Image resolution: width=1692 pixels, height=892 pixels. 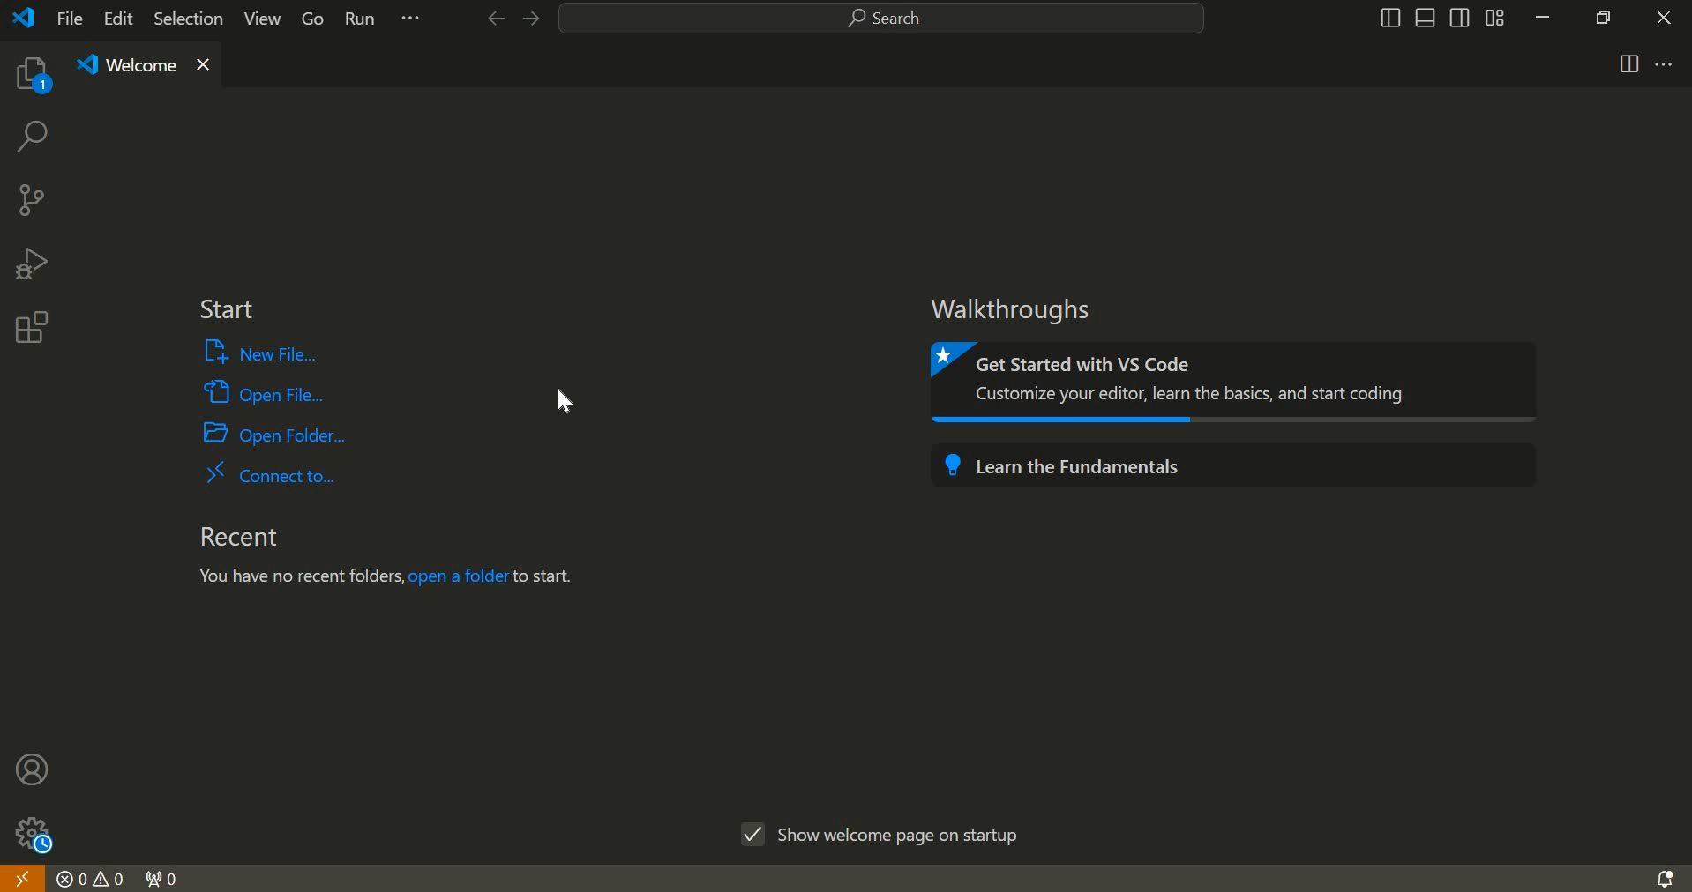 I want to click on no notifications, so click(x=1664, y=877).